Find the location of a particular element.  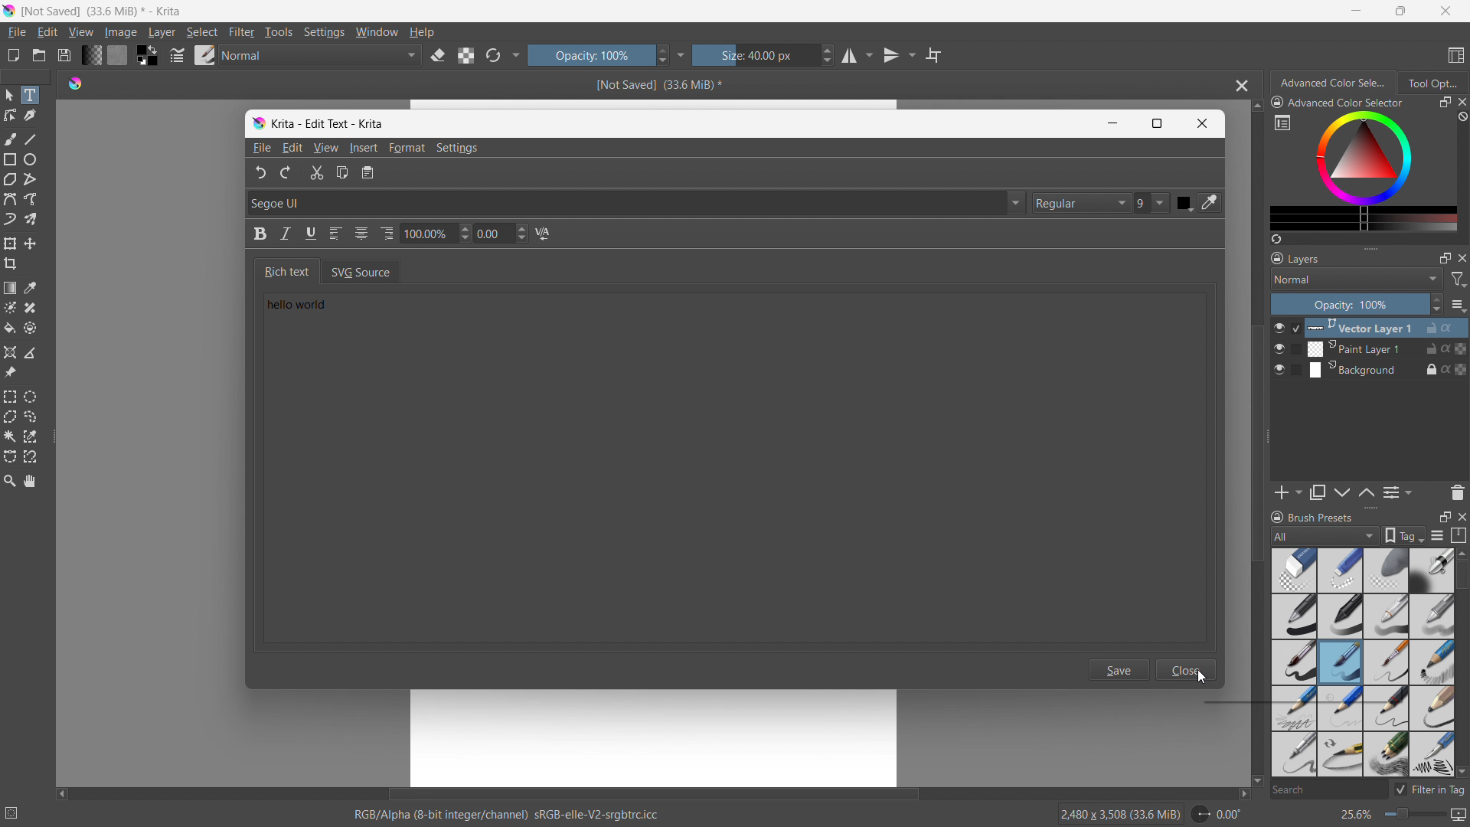

window is located at coordinates (377, 32).